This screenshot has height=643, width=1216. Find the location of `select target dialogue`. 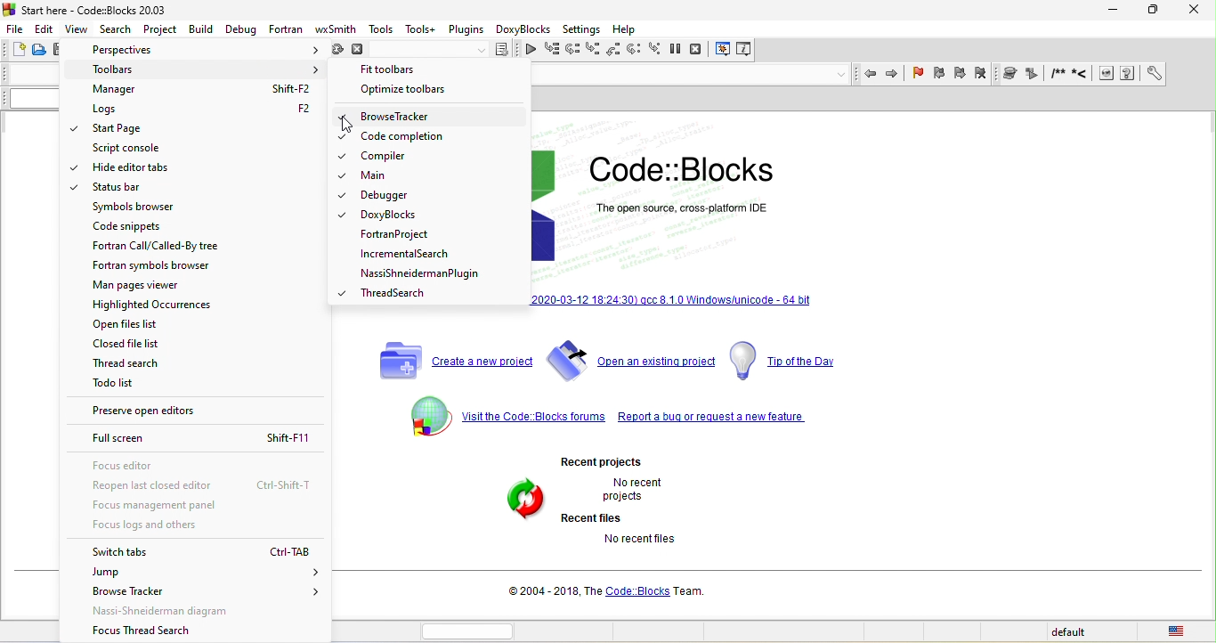

select target dialogue is located at coordinates (448, 53).